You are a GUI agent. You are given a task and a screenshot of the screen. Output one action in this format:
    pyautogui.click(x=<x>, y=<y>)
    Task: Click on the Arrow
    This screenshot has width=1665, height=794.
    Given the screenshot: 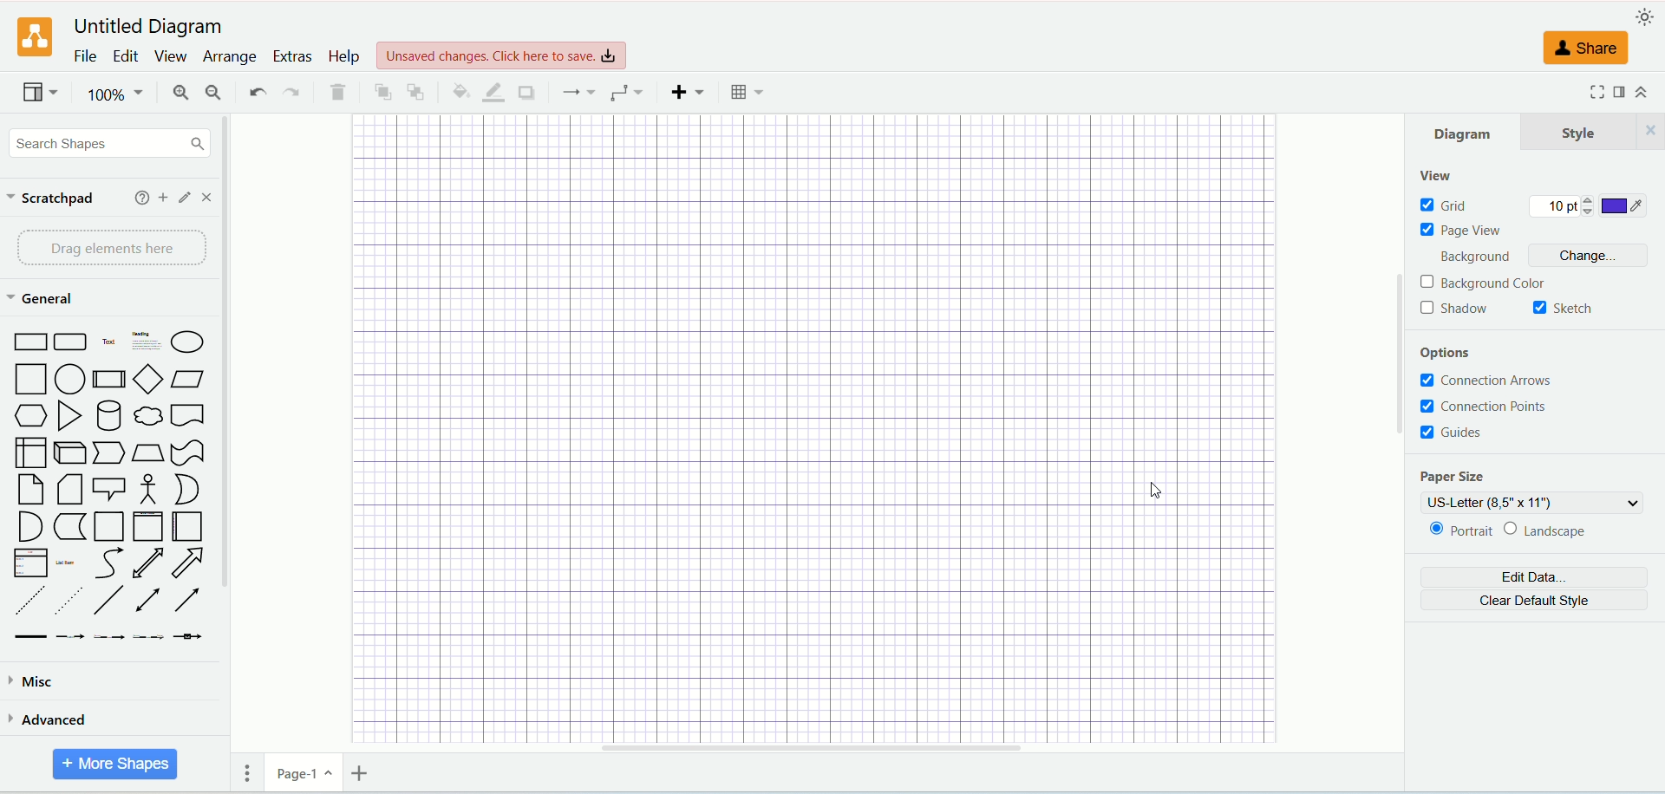 What is the action you would take?
    pyautogui.click(x=188, y=565)
    